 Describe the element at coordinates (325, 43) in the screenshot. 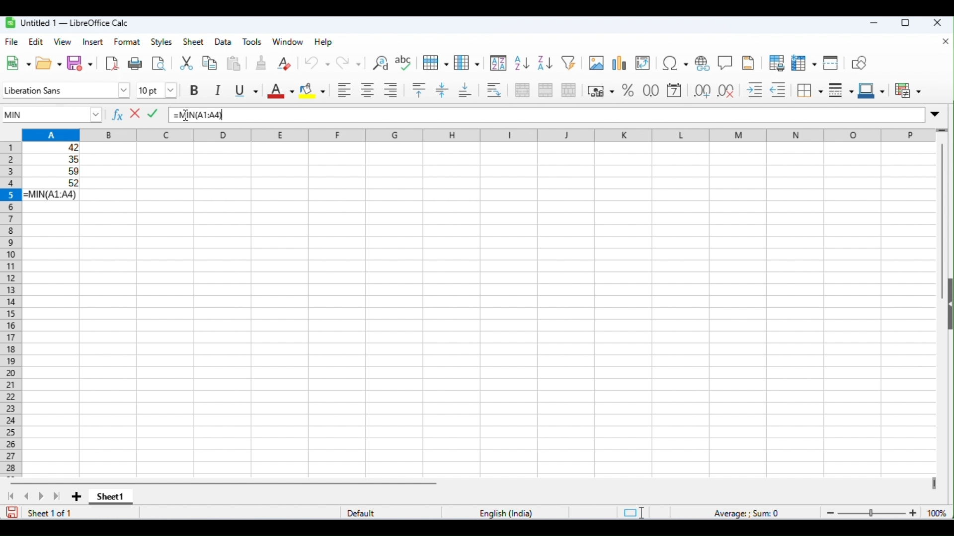

I see `help` at that location.